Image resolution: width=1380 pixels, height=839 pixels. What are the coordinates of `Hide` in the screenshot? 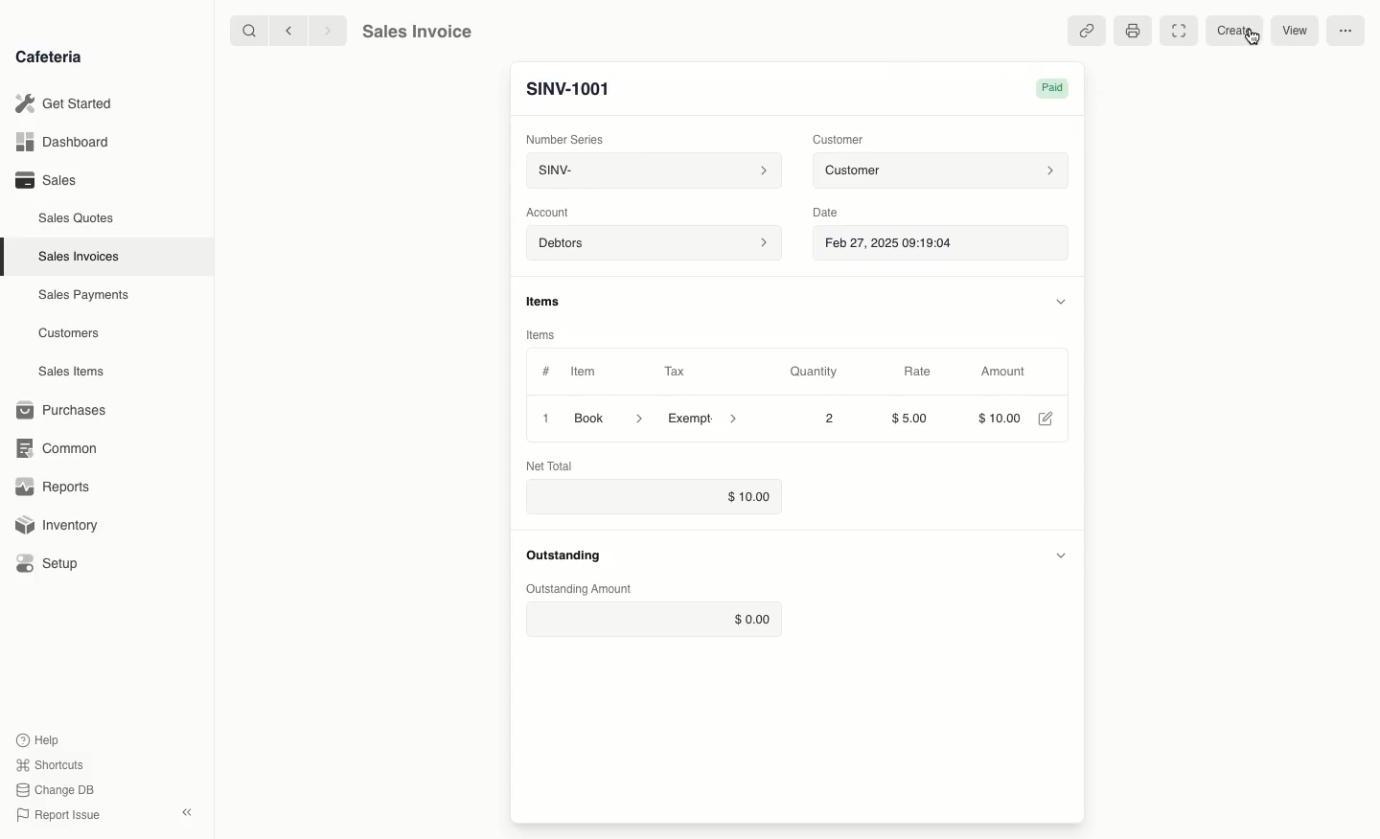 It's located at (1060, 552).